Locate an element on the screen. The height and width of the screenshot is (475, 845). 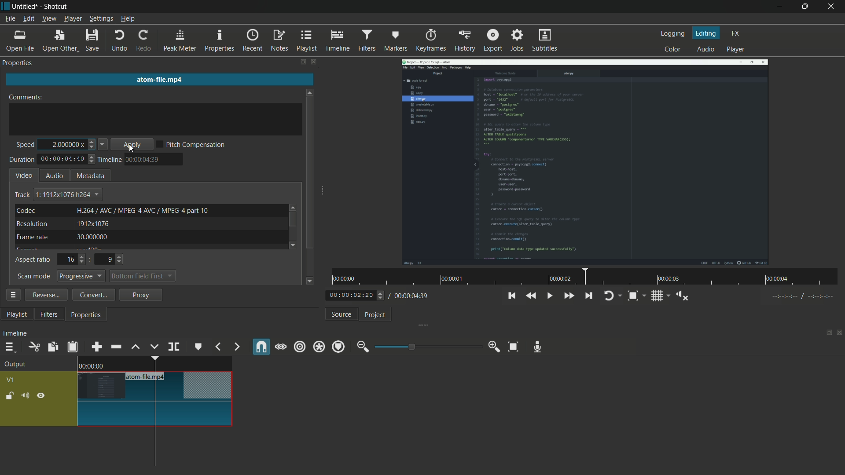
zoom out is located at coordinates (363, 347).